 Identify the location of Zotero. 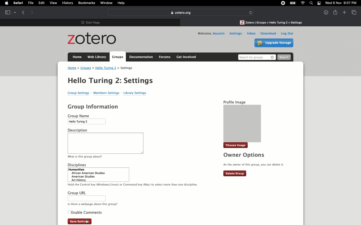
(180, 12).